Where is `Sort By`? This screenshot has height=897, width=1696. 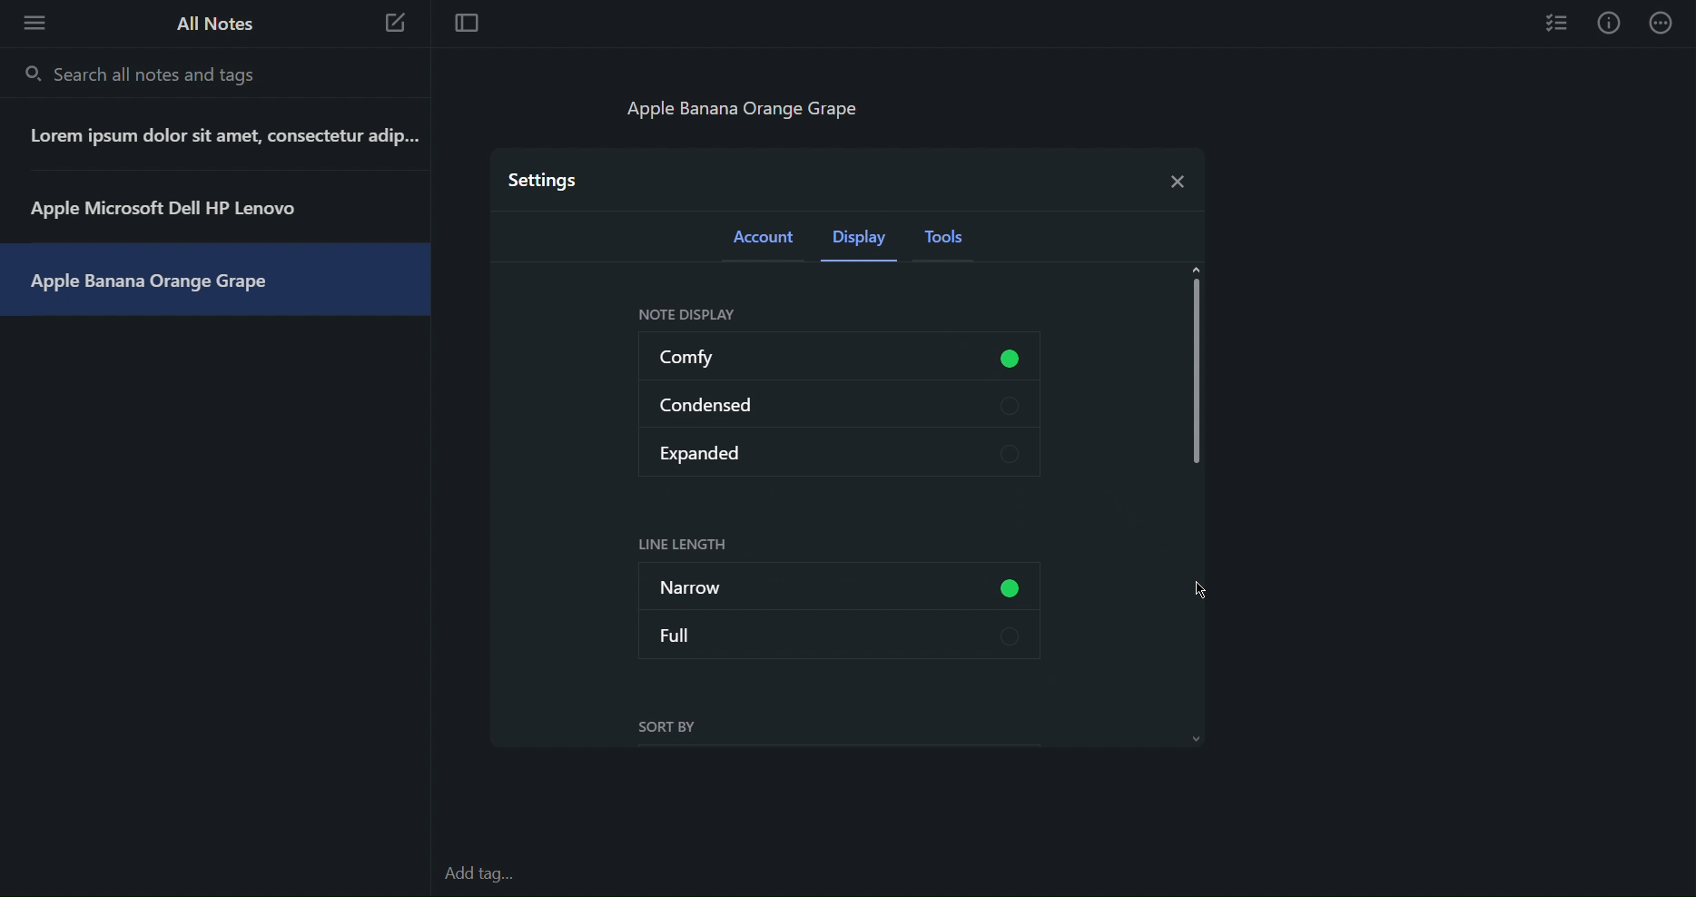 Sort By is located at coordinates (667, 728).